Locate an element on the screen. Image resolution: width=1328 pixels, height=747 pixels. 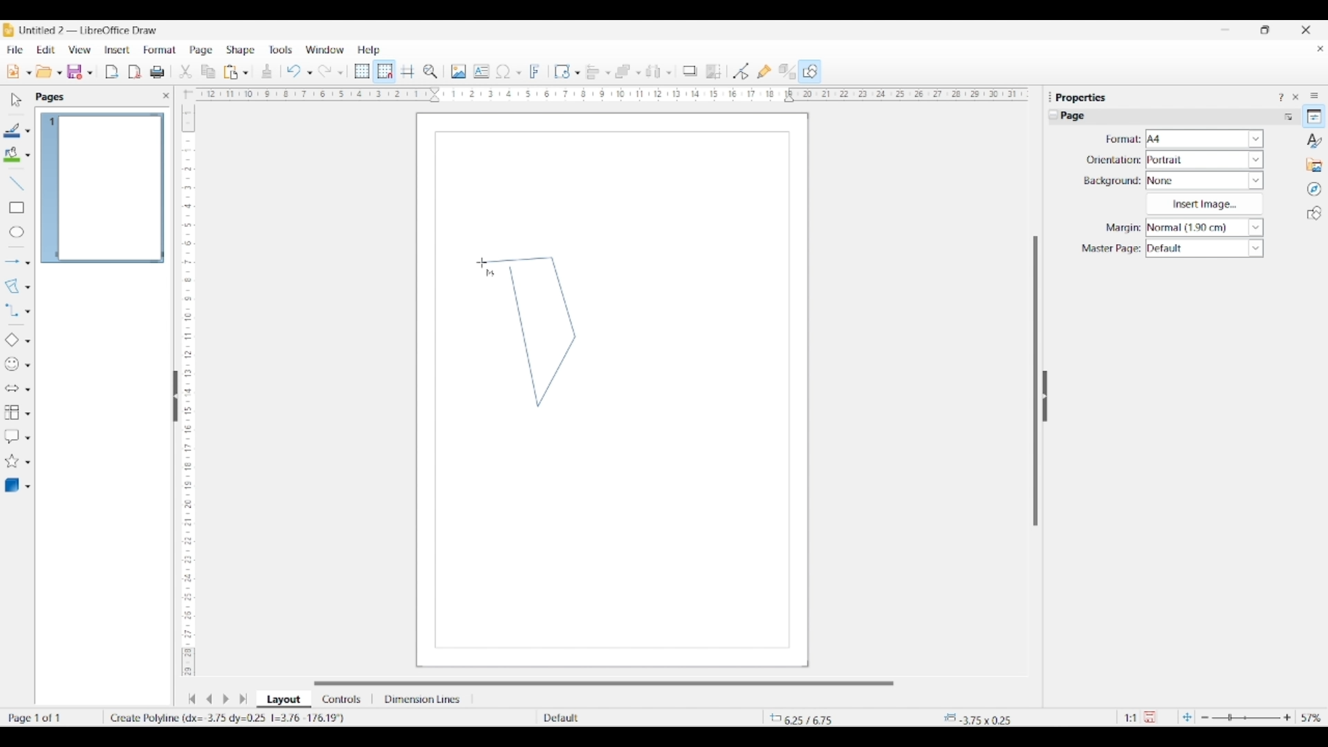
Help about this sidebar is located at coordinates (1280, 97).